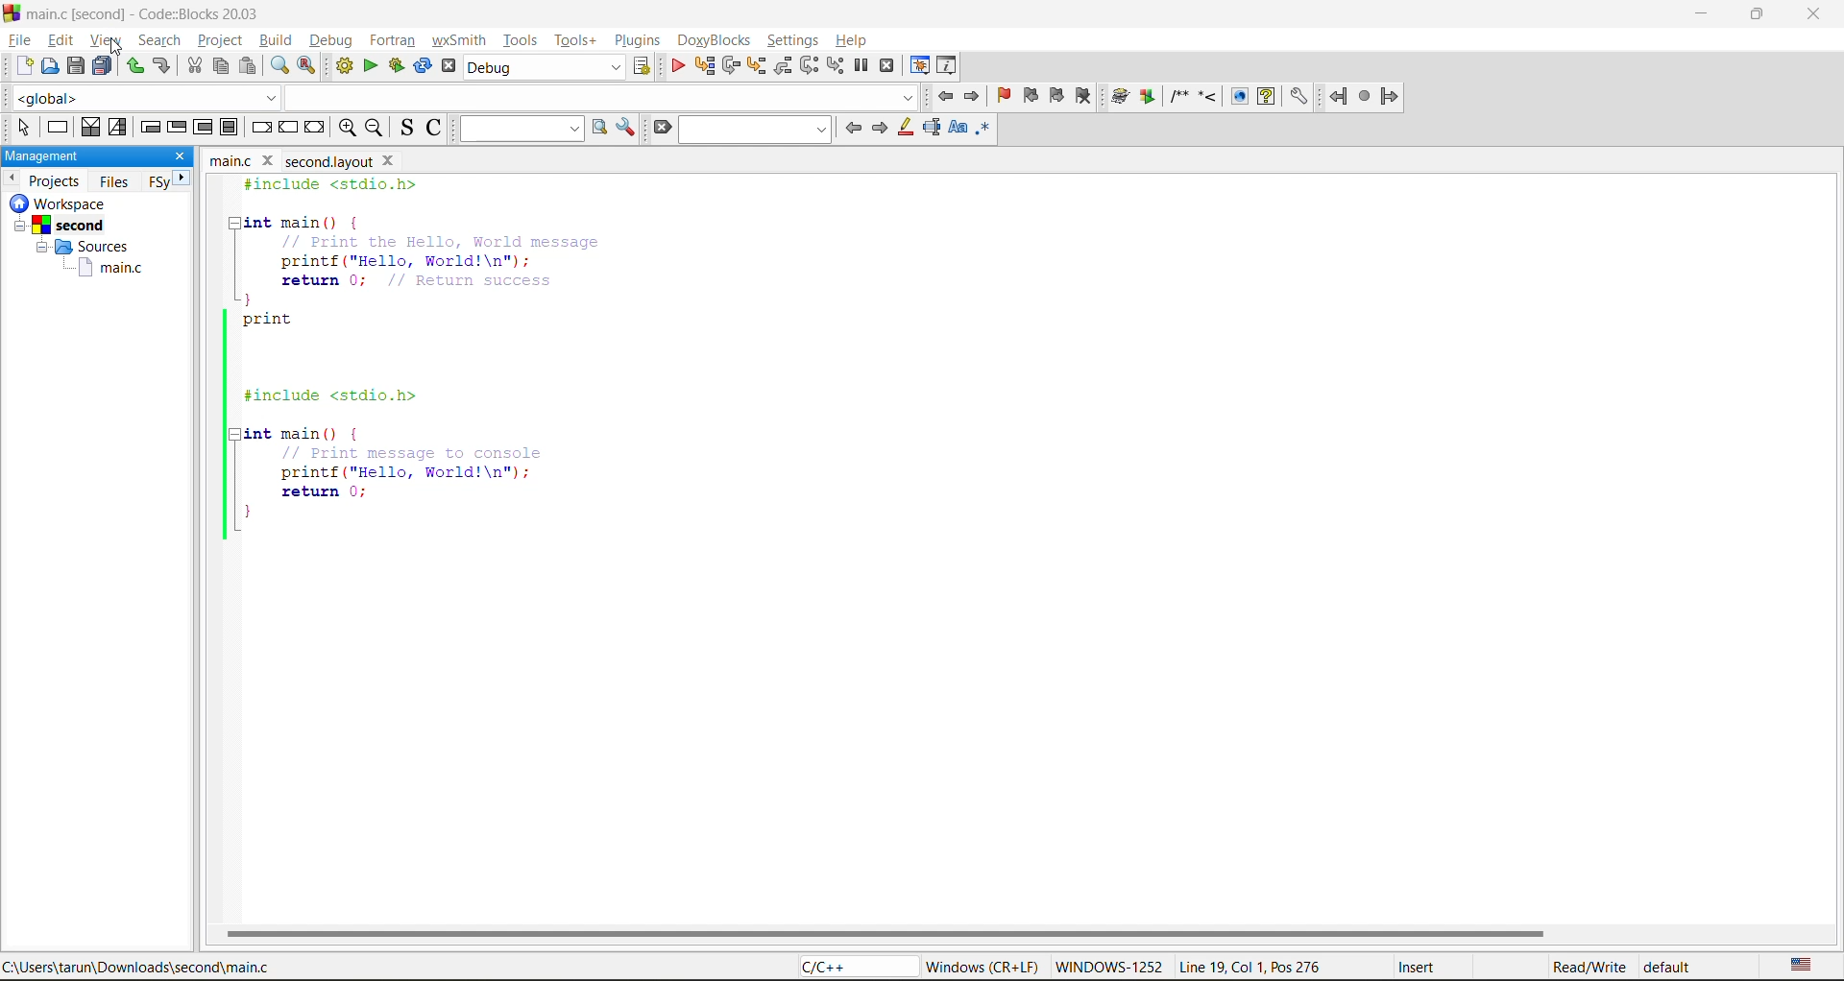 The image size is (1844, 981). I want to click on undo, so click(133, 66).